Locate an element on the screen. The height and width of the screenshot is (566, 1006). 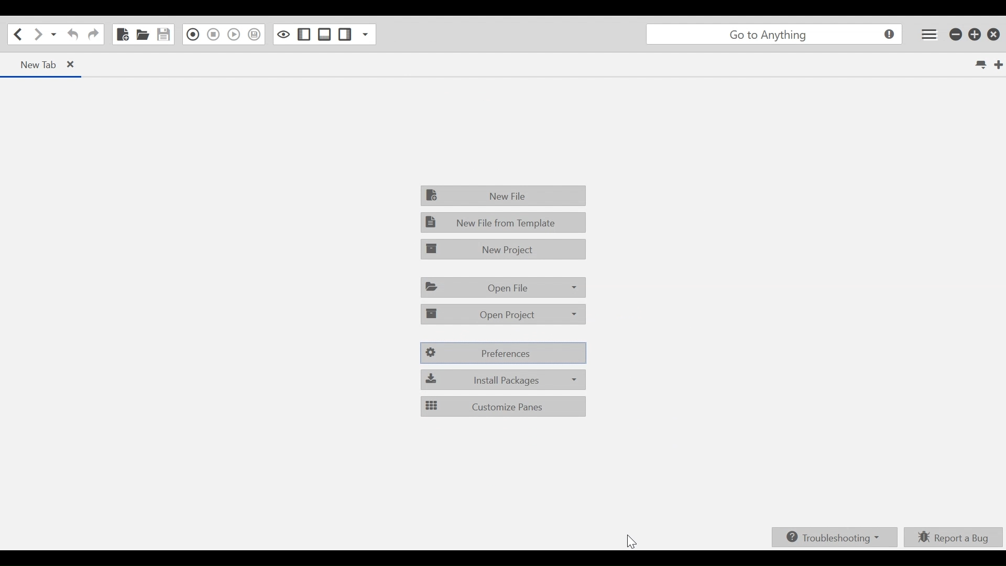
Go forward one location is located at coordinates (37, 35).